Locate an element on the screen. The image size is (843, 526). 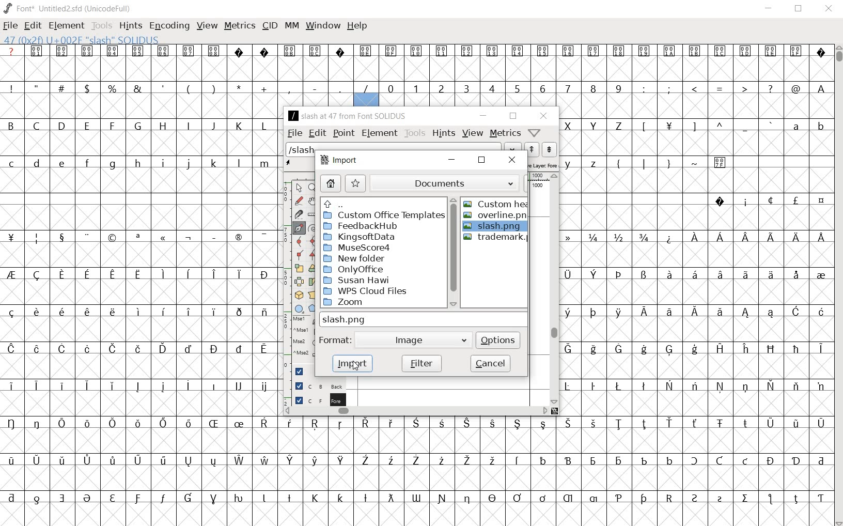
1000 is located at coordinates (538, 186).